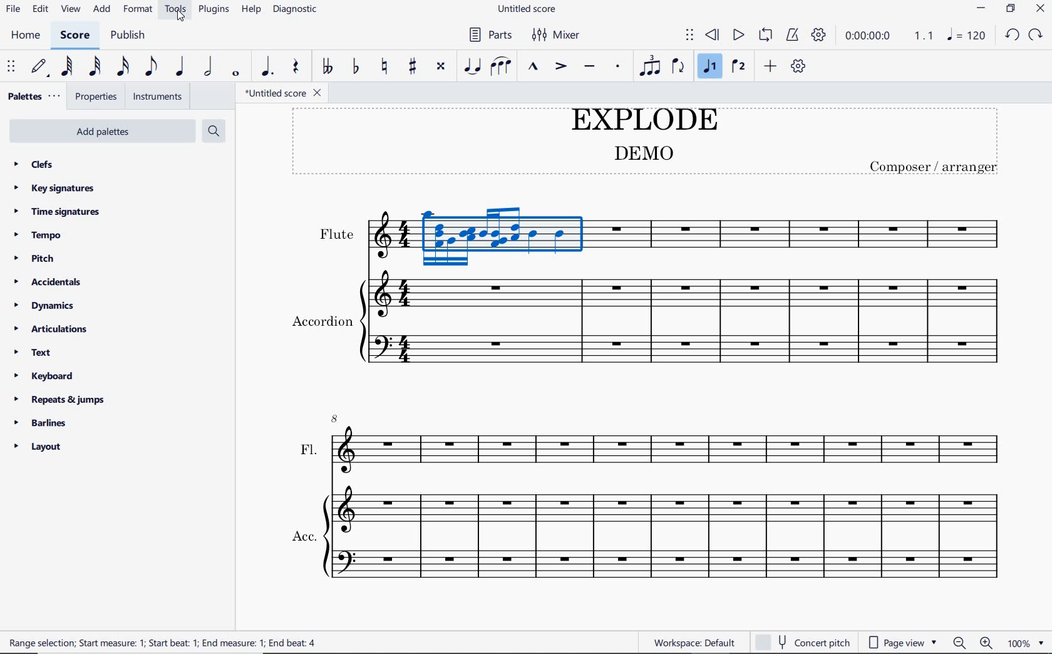 The image size is (1052, 654). Describe the element at coordinates (527, 10) in the screenshot. I see `file name` at that location.